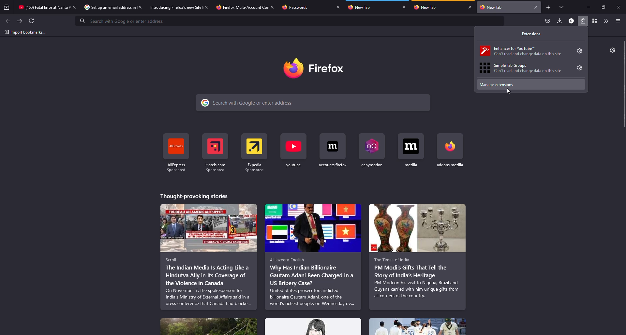 The image size is (626, 335). What do you see at coordinates (612, 50) in the screenshot?
I see `settings` at bounding box center [612, 50].